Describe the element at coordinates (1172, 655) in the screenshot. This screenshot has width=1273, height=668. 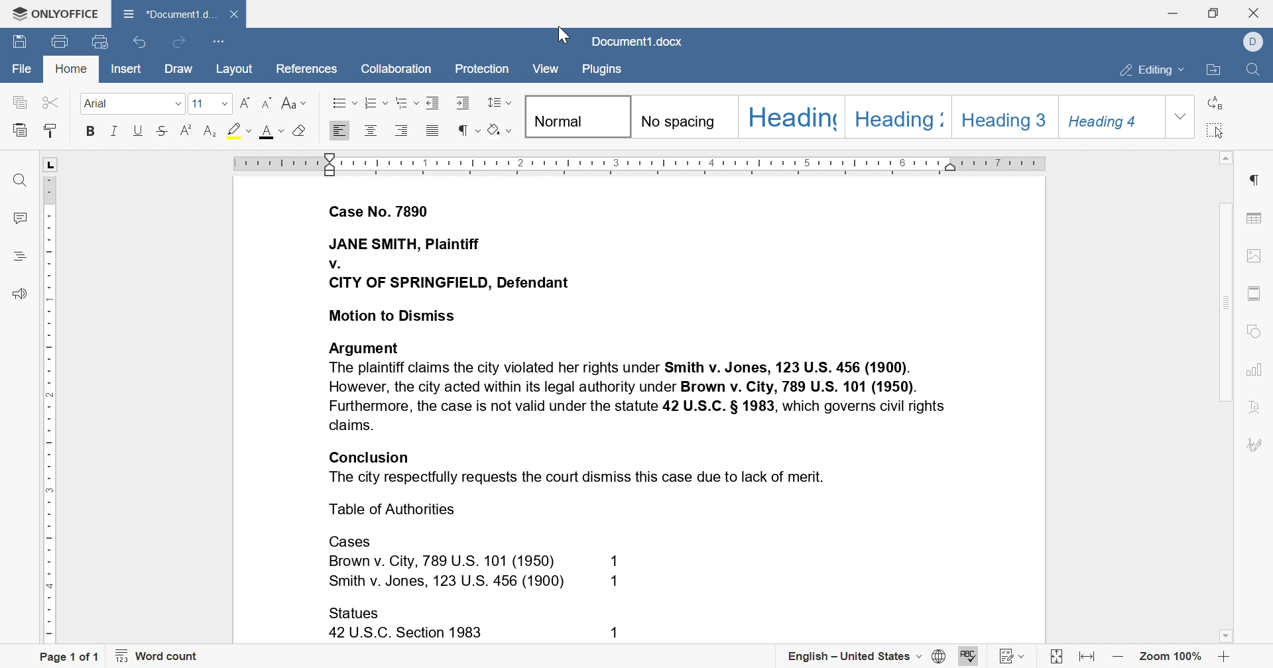
I see `zoom 100%` at that location.